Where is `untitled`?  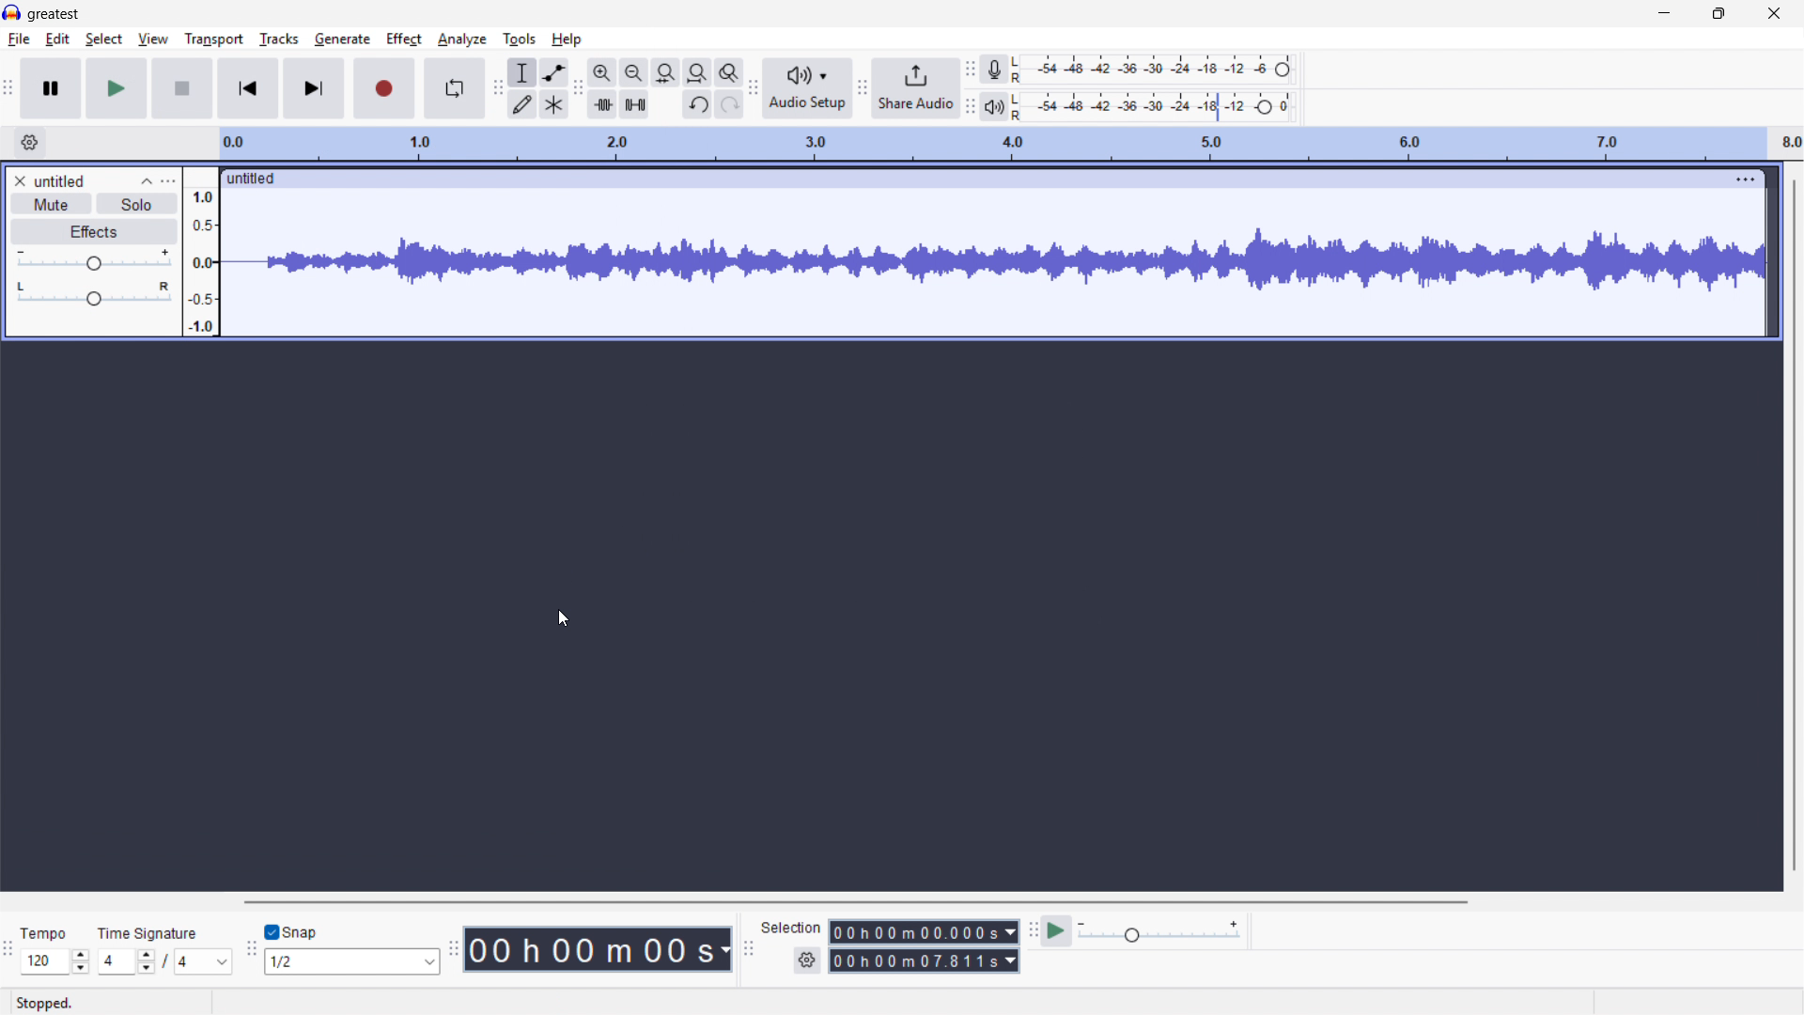 untitled is located at coordinates (60, 180).